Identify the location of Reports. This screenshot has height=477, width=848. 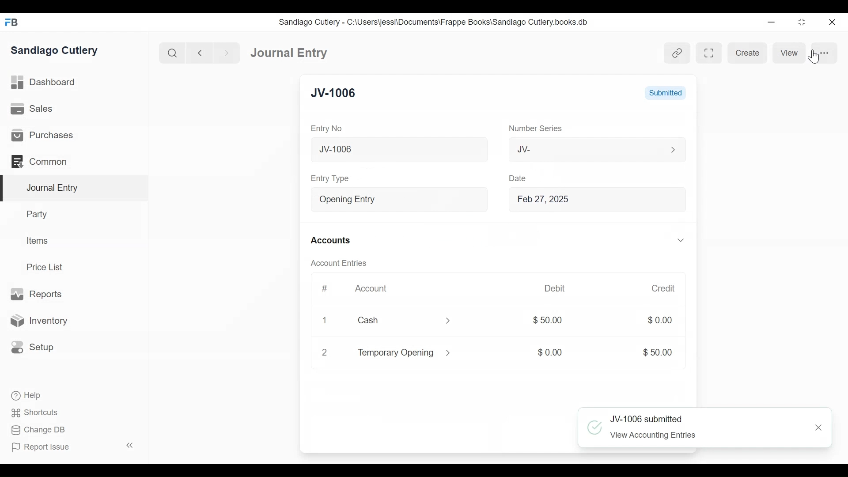
(39, 294).